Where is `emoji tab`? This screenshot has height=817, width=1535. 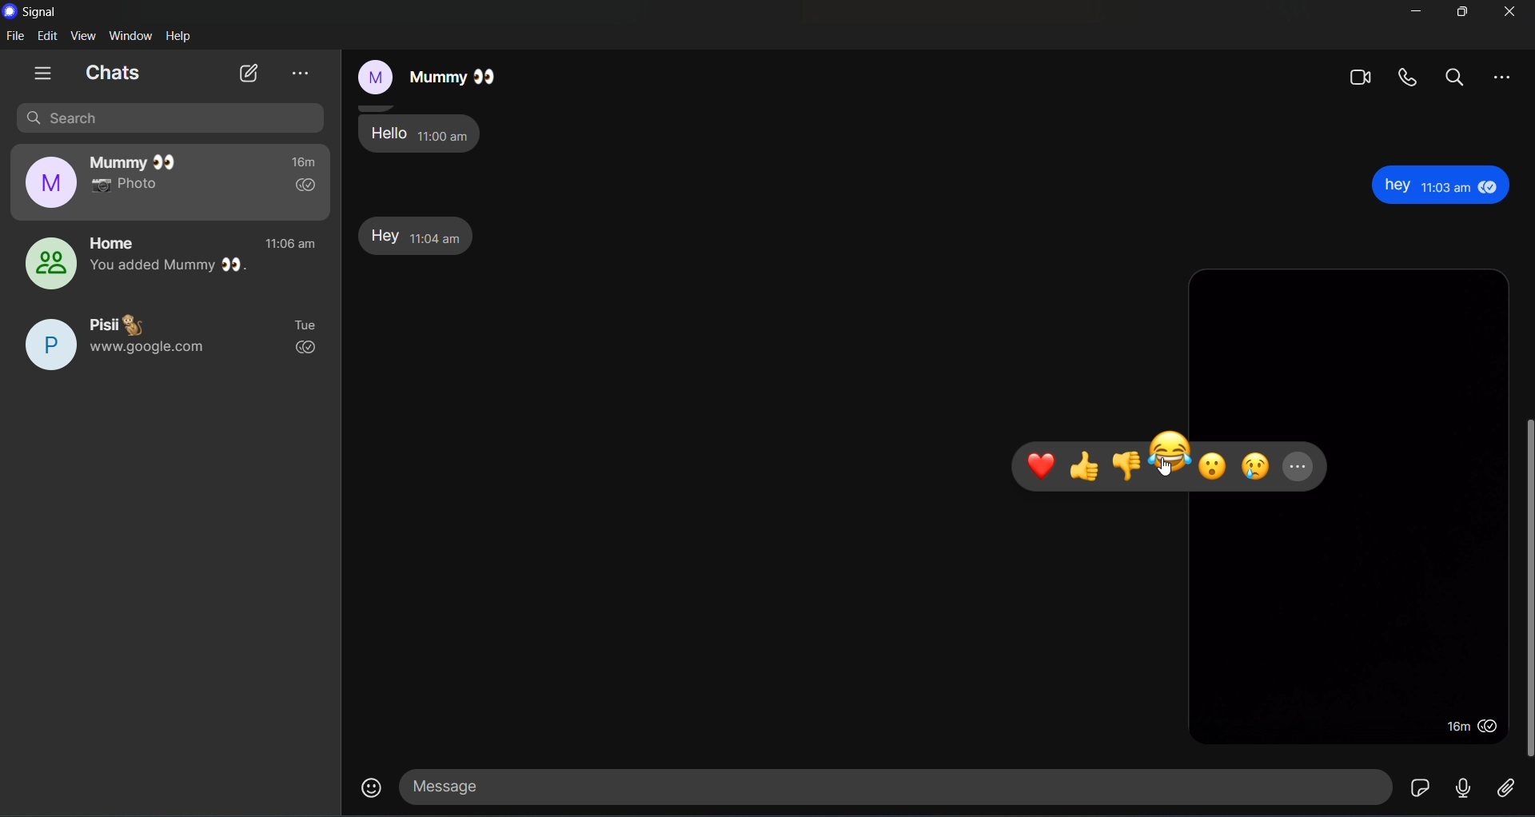
emoji tab is located at coordinates (1171, 460).